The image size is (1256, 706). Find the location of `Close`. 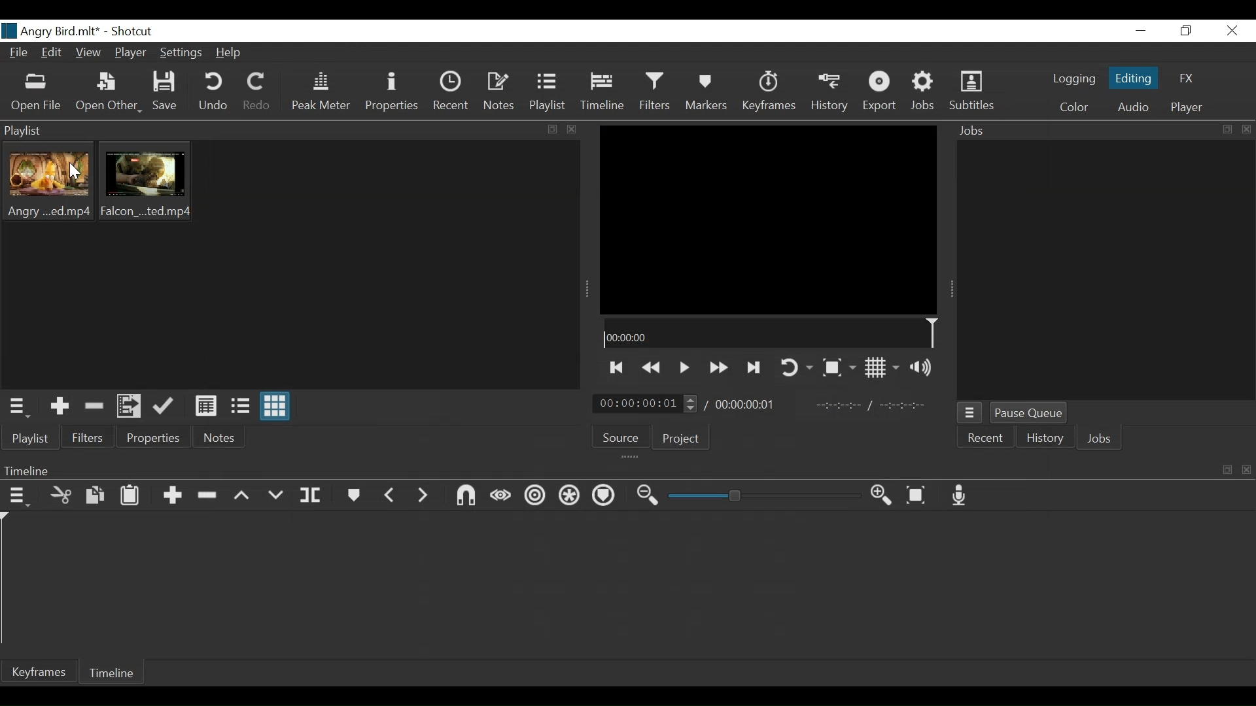

Close is located at coordinates (1230, 30).